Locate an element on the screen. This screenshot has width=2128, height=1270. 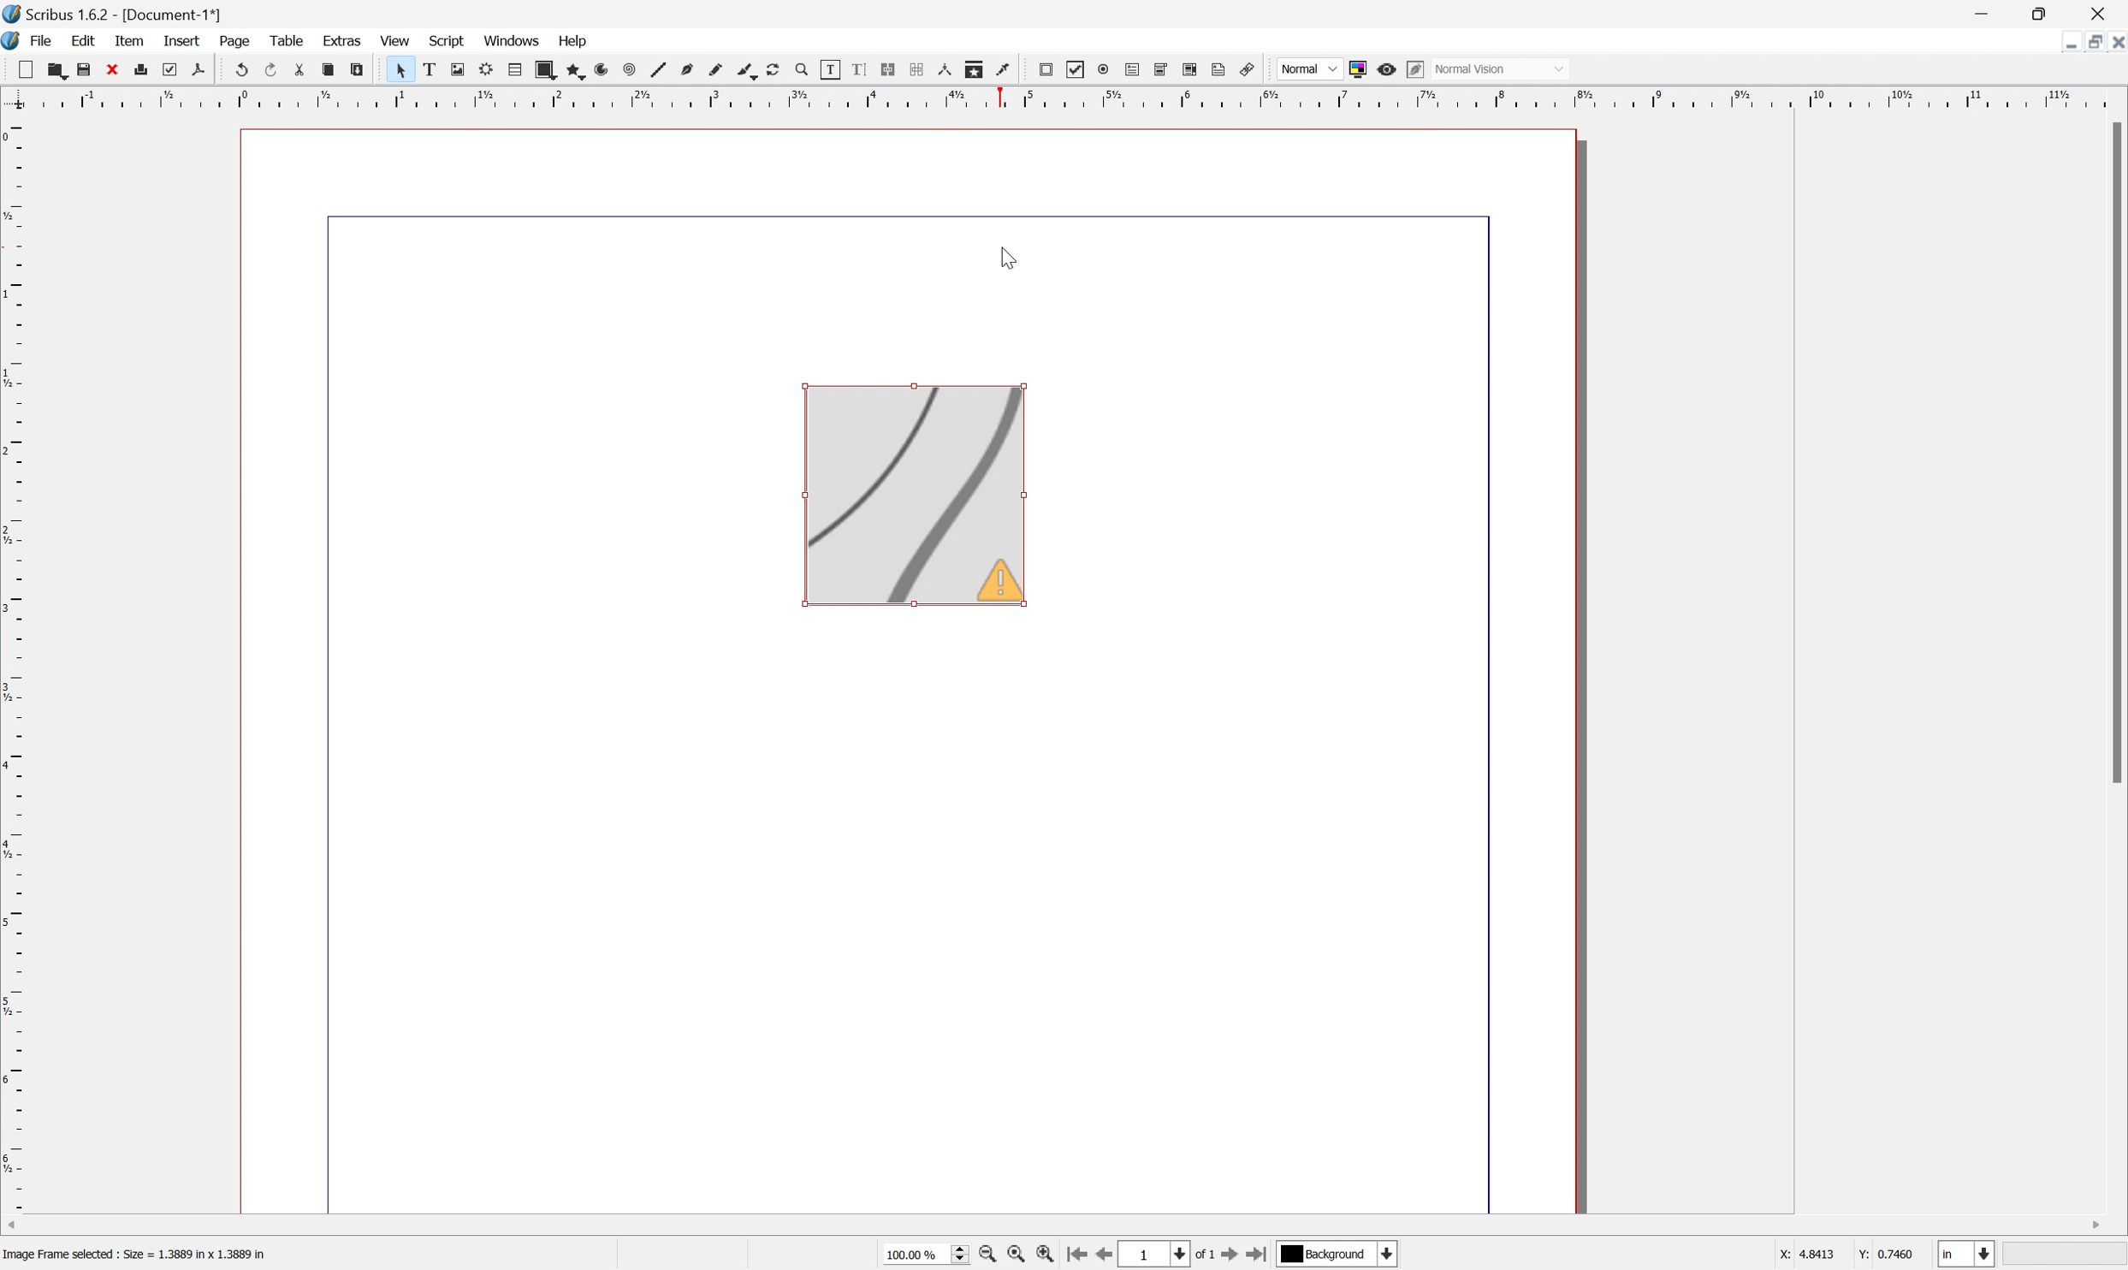
Edit is located at coordinates (85, 41).